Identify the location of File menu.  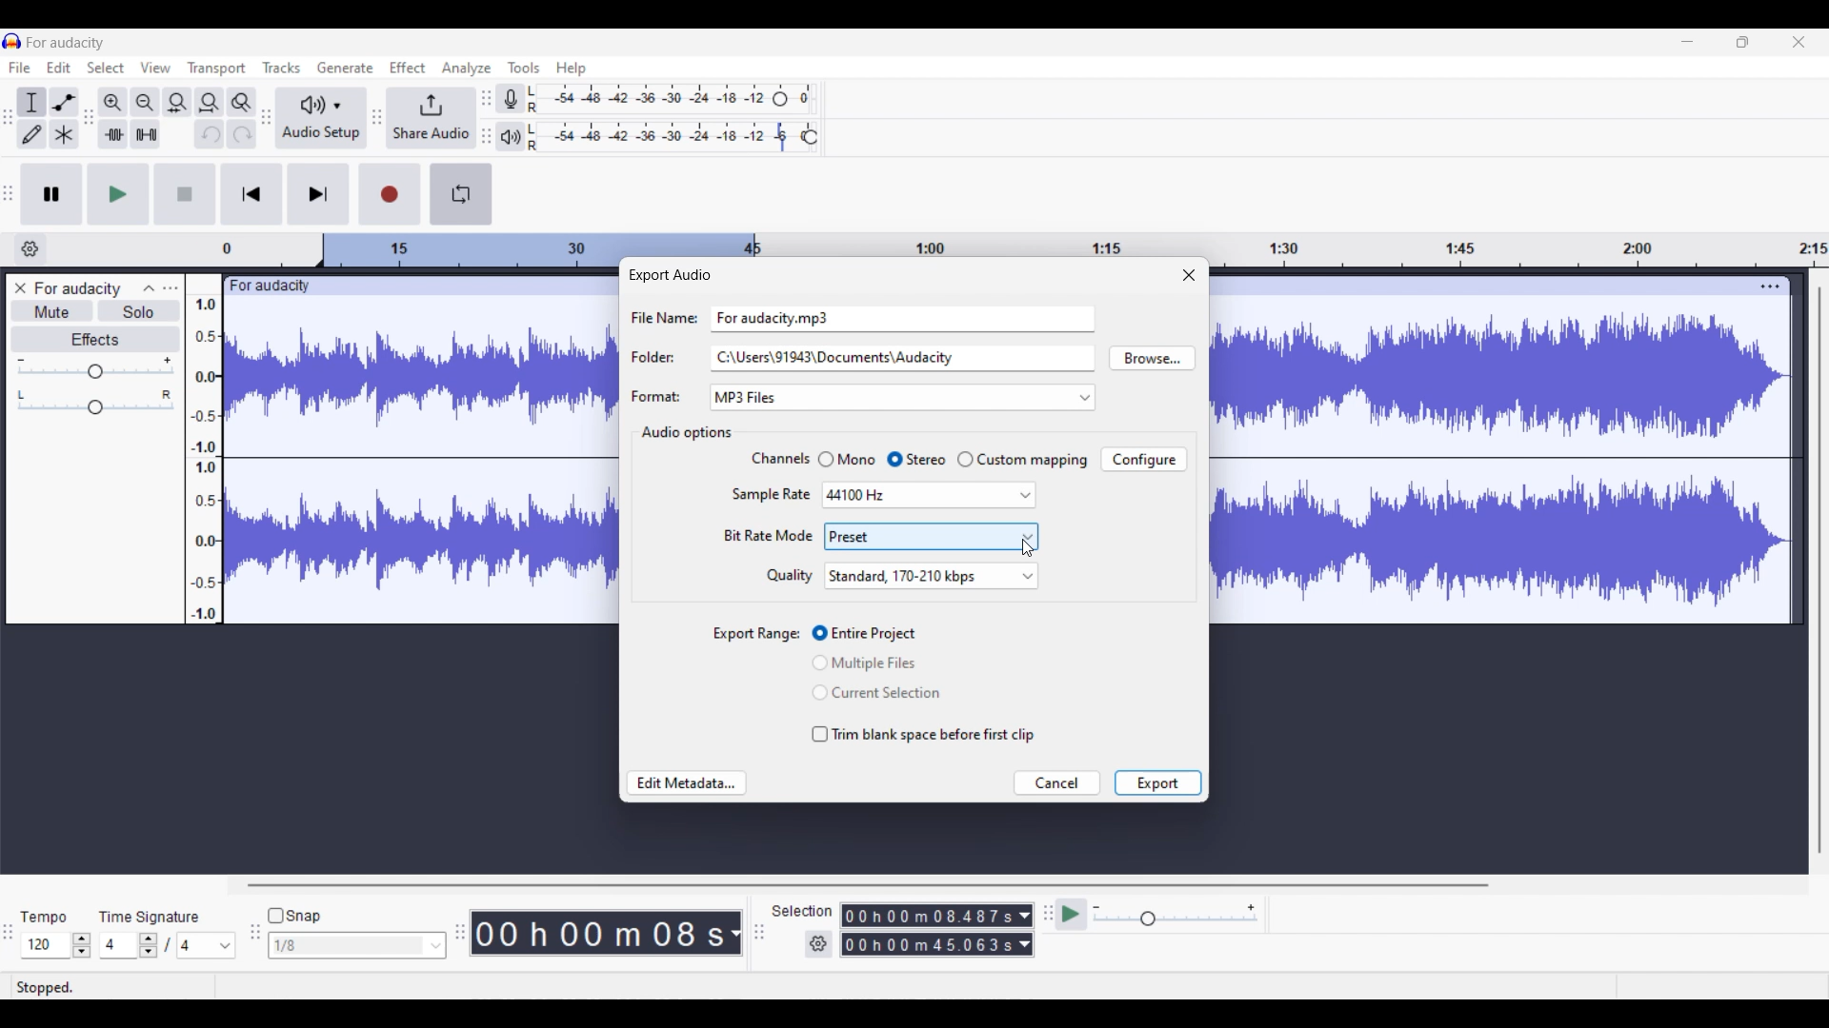
(20, 67).